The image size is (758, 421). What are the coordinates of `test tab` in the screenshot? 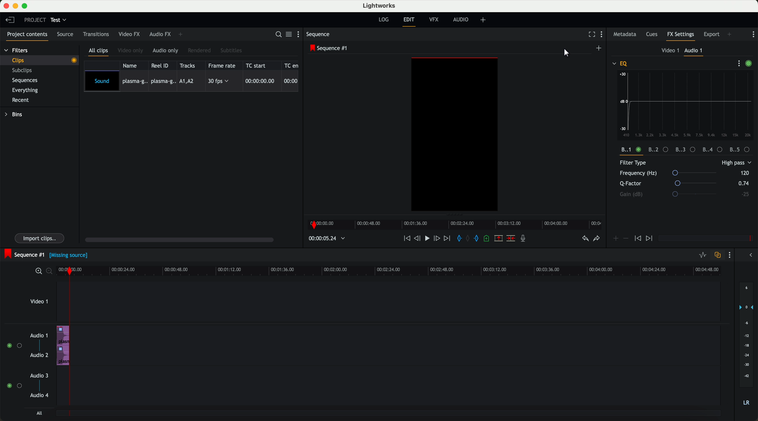 It's located at (59, 19).